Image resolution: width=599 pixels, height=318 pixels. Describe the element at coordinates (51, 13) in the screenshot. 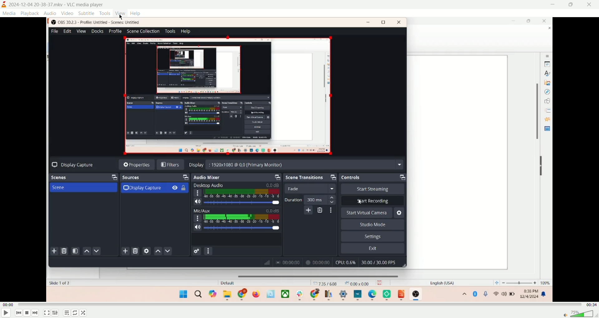

I see `audio` at that location.